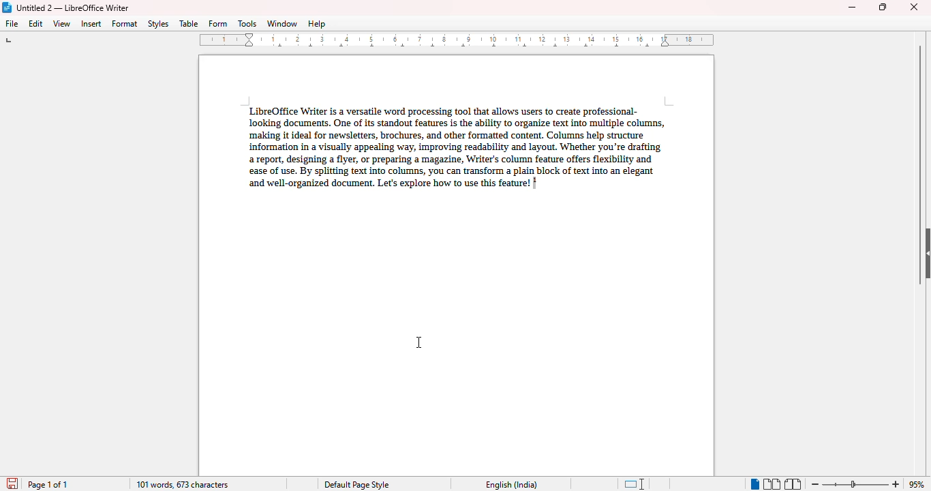 The image size is (931, 491). Describe the element at coordinates (925, 253) in the screenshot. I see `show` at that location.